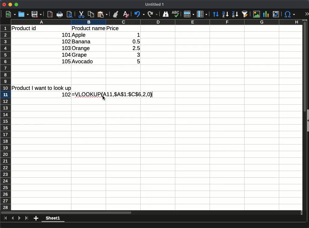 This screenshot has width=309, height=228. I want to click on minimize, so click(10, 5).